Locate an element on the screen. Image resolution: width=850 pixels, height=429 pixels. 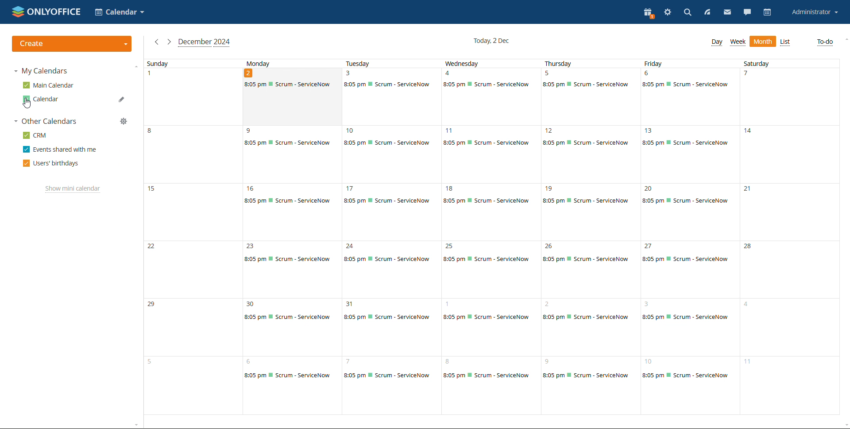
week view is located at coordinates (738, 42).